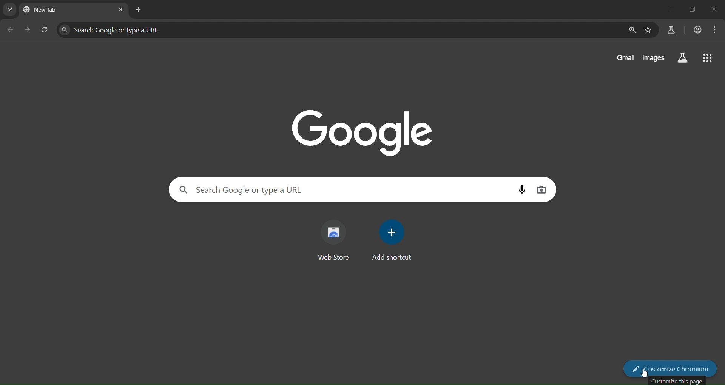 This screenshot has height=385, width=725. I want to click on google apps, so click(707, 59).